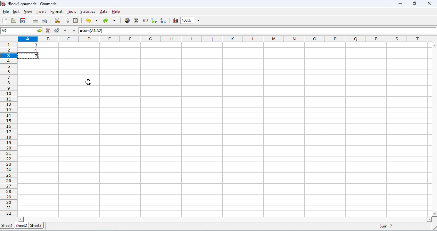 This screenshot has height=231, width=437. What do you see at coordinates (30, 4) in the screenshot?
I see `Book1.gnumeric - Gnumeric` at bounding box center [30, 4].